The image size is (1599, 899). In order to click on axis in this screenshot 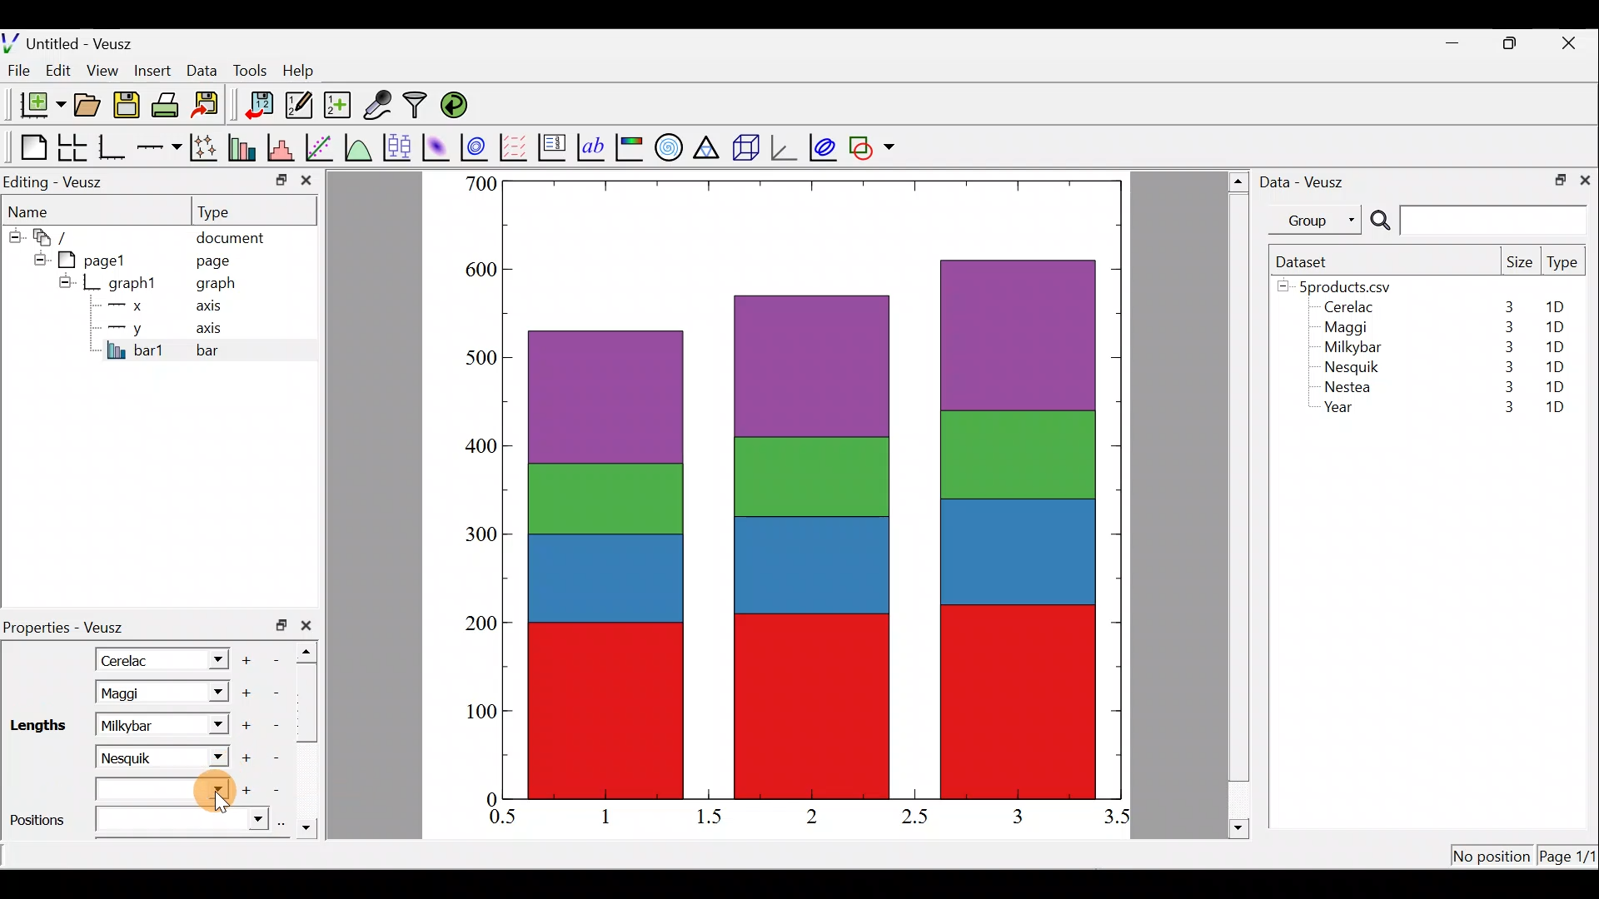, I will do `click(217, 330)`.